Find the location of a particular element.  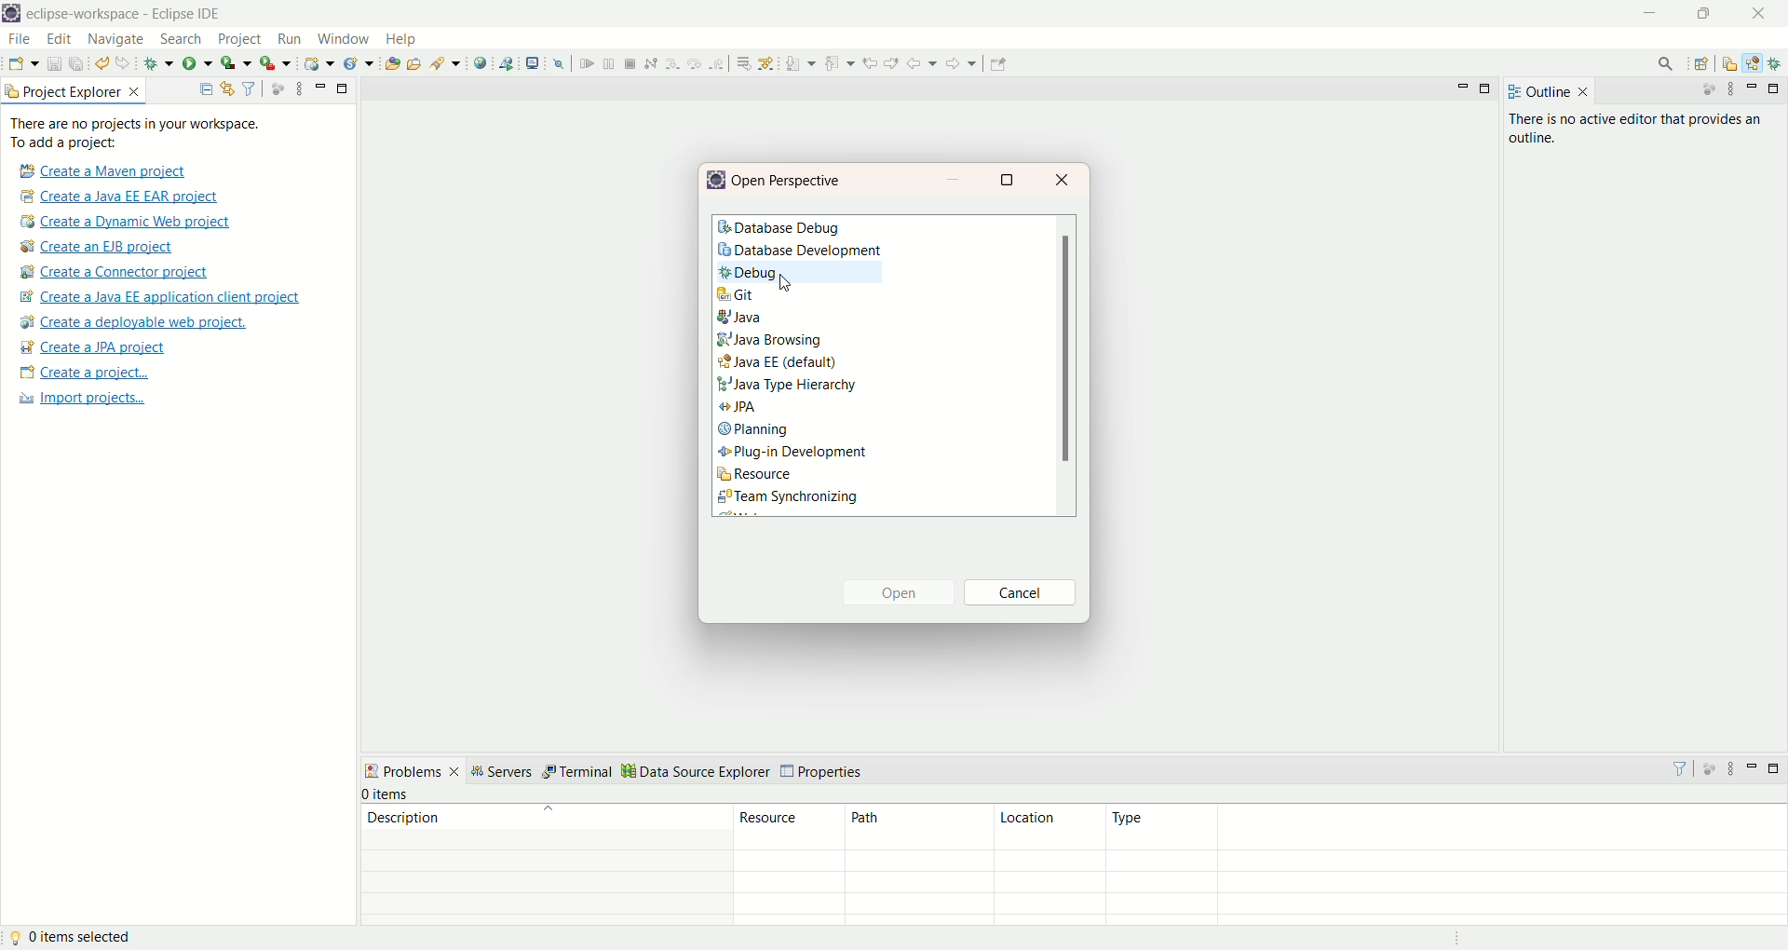

forward is located at coordinates (960, 63).